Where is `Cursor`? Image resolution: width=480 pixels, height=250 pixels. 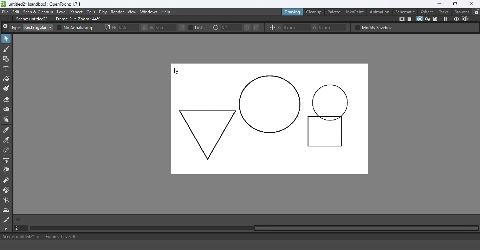
Cursor is located at coordinates (178, 70).